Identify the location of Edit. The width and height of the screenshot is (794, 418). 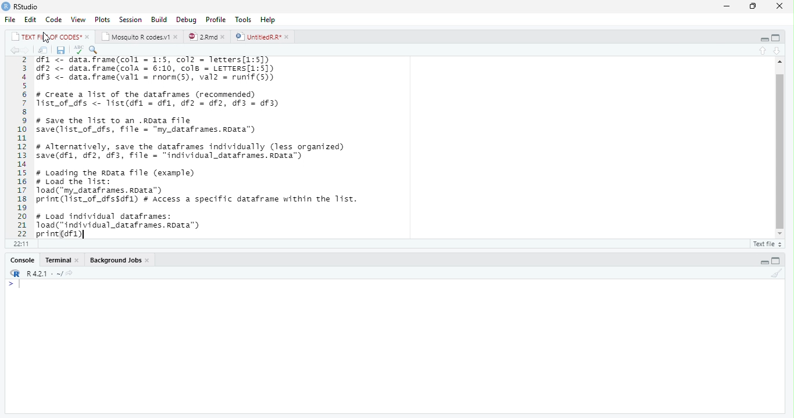
(31, 19).